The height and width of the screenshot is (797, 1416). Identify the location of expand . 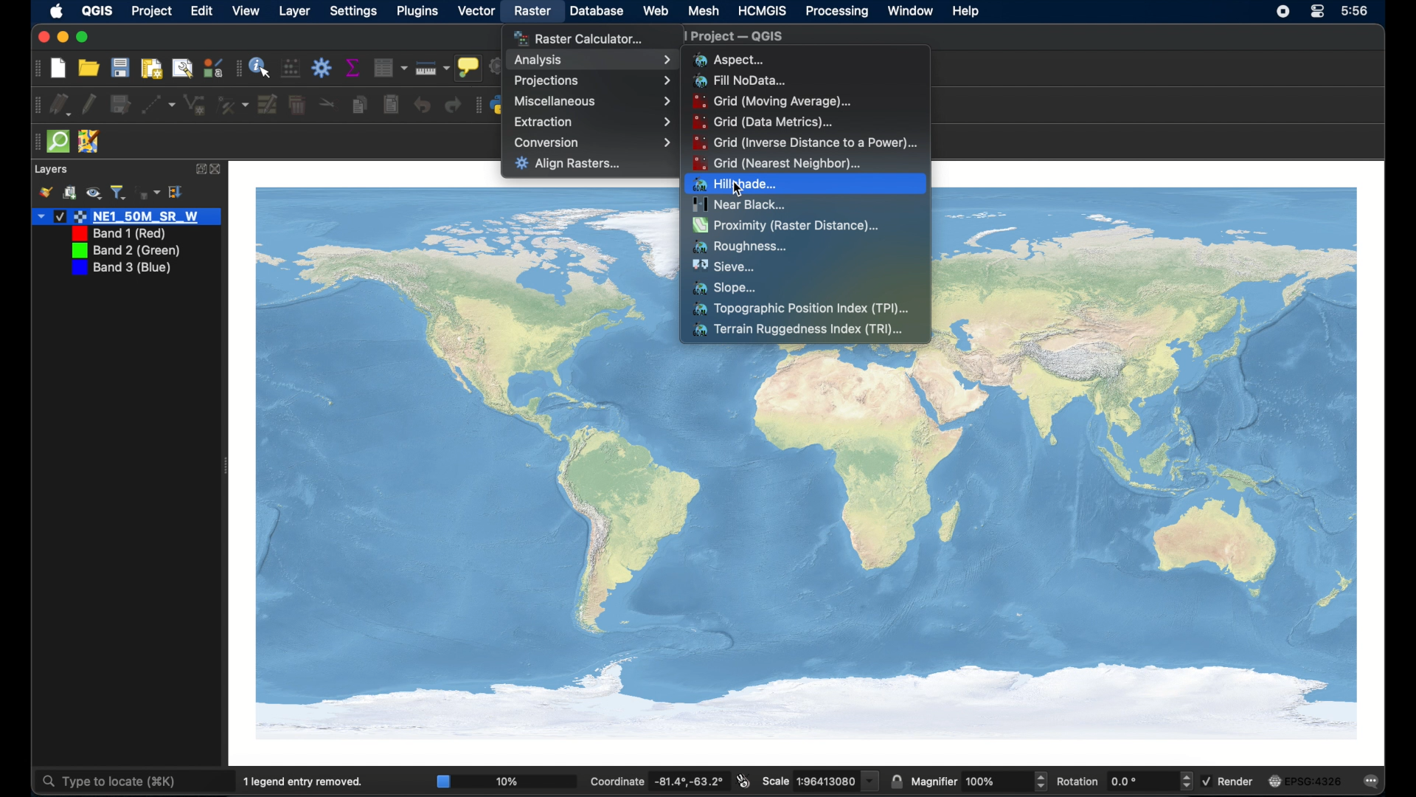
(199, 169).